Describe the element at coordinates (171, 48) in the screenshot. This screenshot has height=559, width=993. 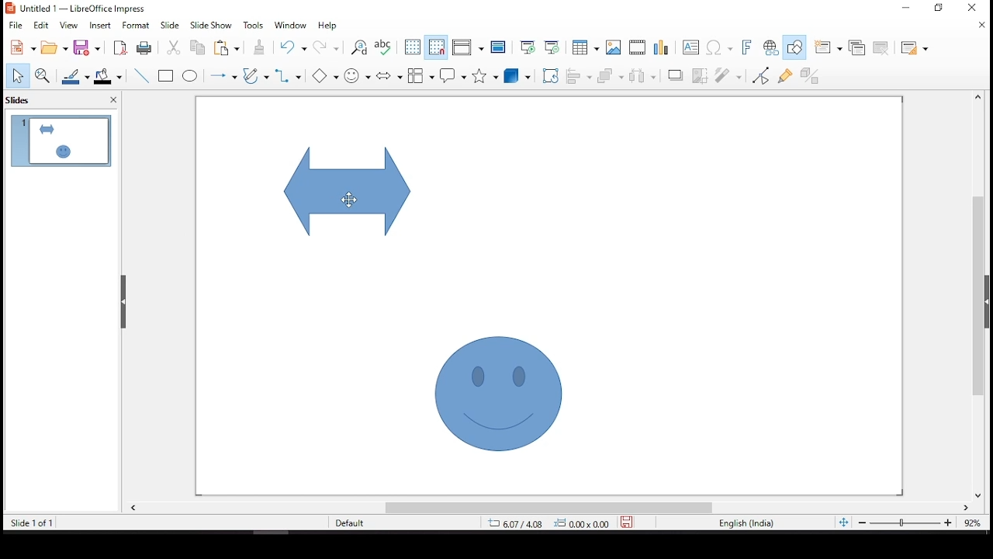
I see `cut` at that location.